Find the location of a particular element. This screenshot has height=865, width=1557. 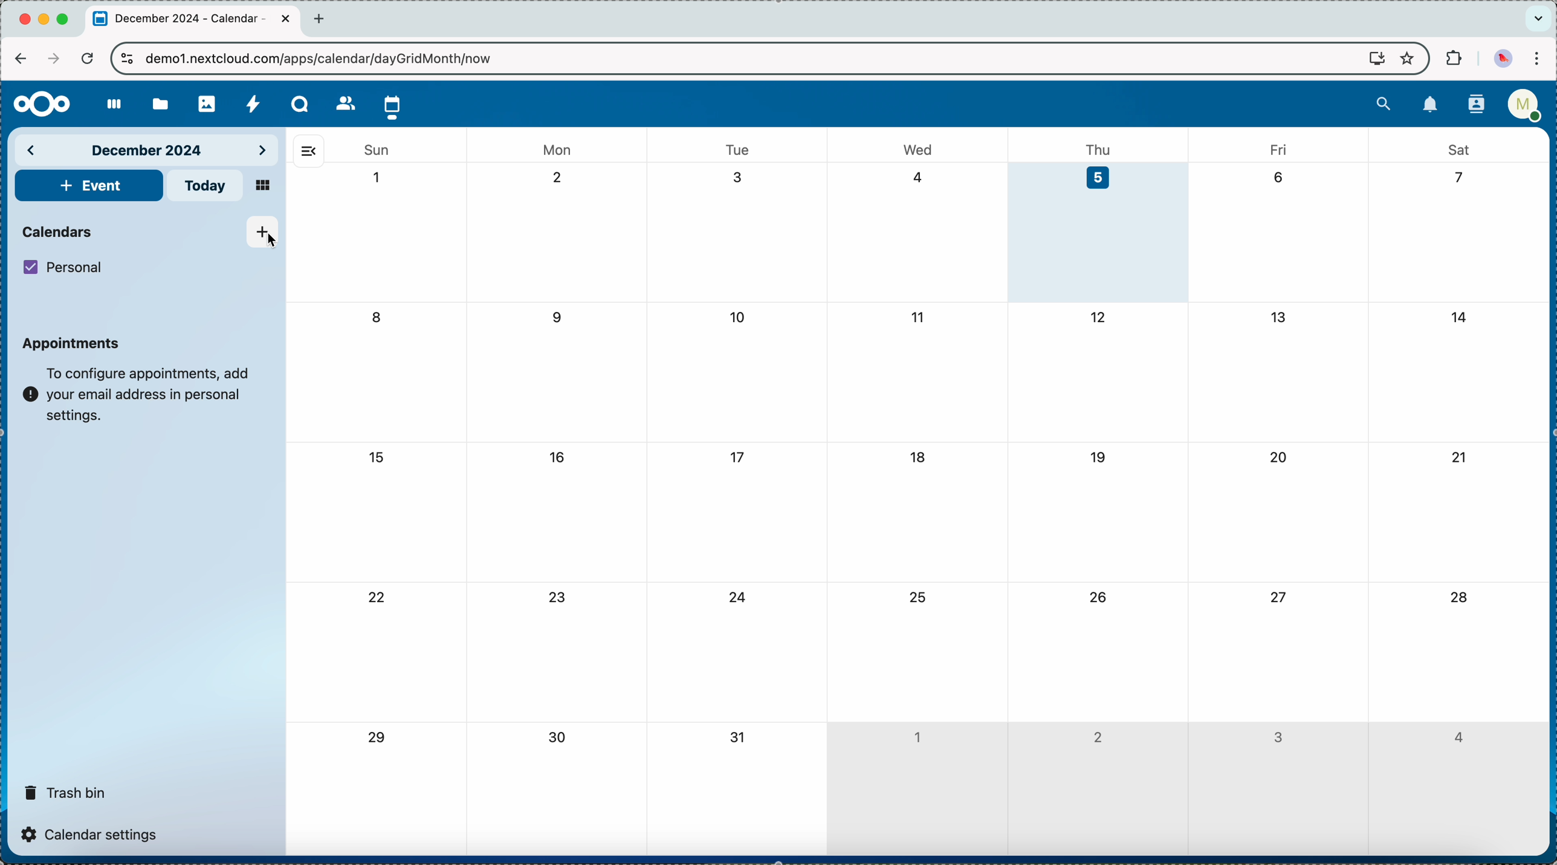

maximize is located at coordinates (65, 19).